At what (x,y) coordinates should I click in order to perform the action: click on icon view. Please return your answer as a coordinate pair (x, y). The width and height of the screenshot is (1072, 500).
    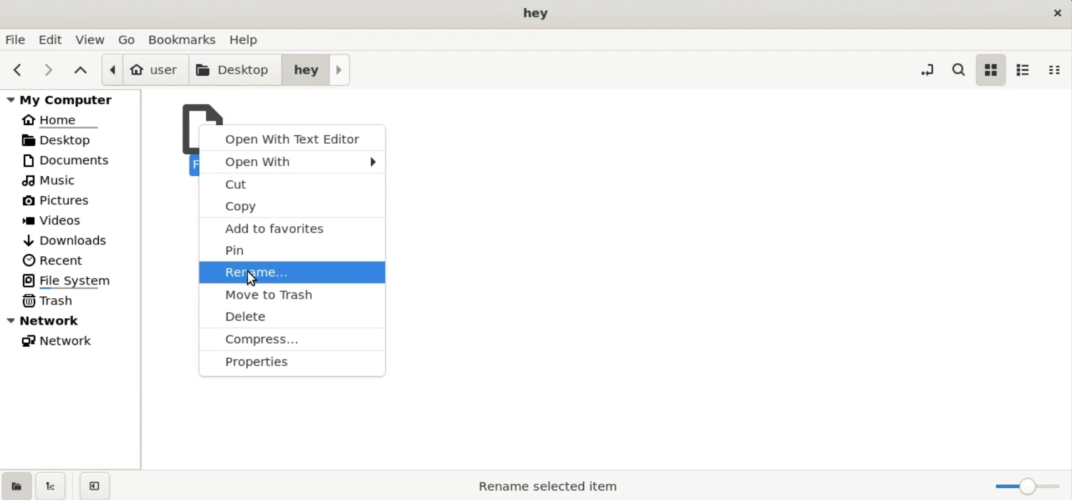
    Looking at the image, I should click on (990, 69).